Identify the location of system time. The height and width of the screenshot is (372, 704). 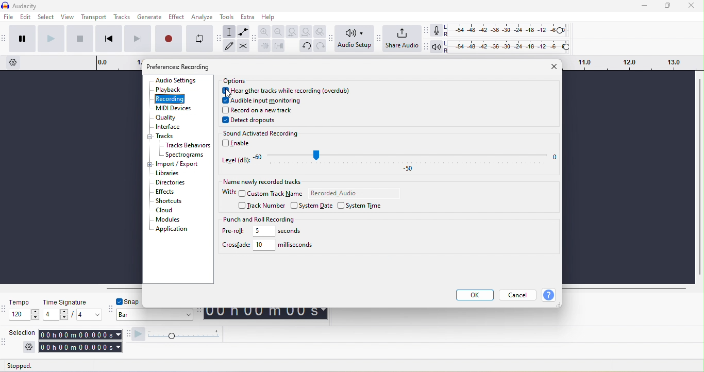
(361, 206).